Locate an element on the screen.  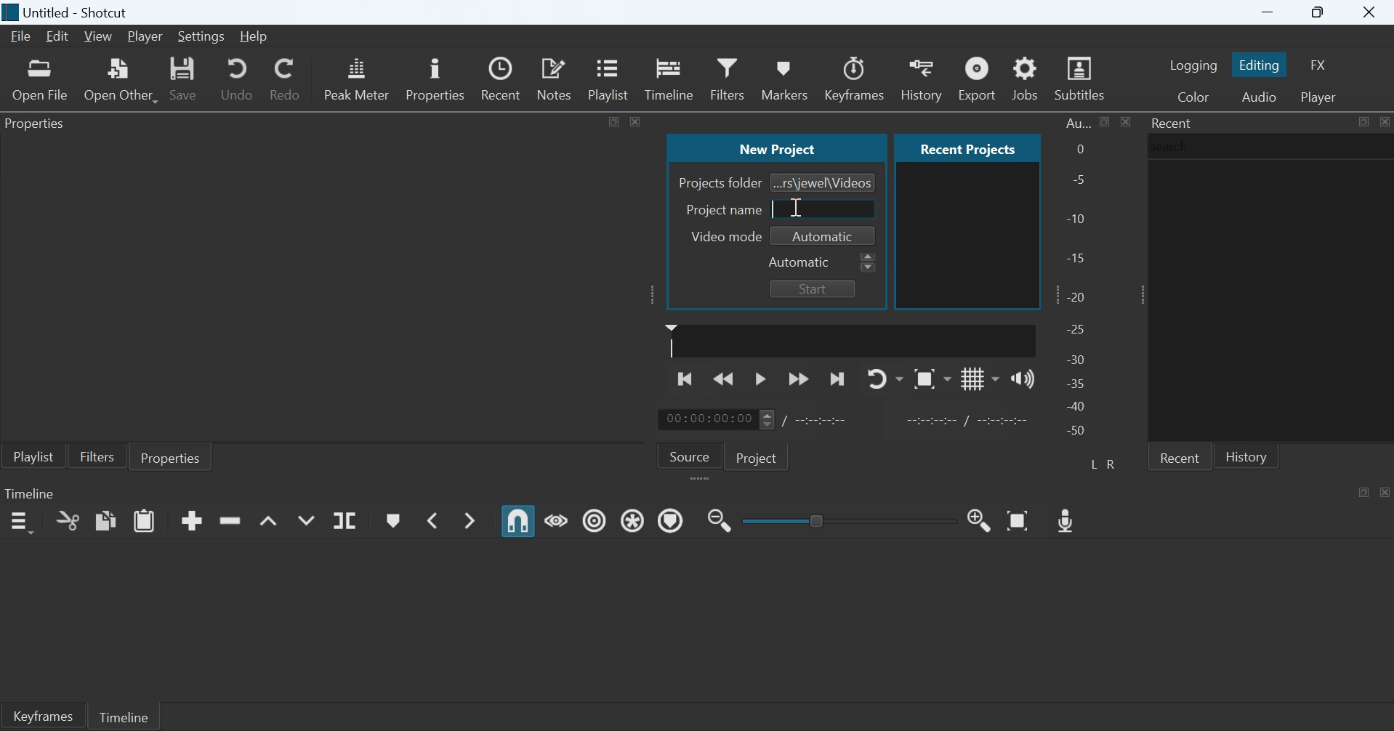
Keyframes is located at coordinates (855, 78).